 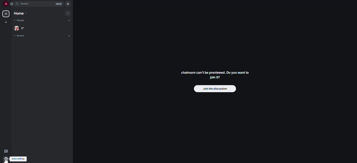 What do you see at coordinates (68, 4) in the screenshot?
I see `navigator` at bounding box center [68, 4].